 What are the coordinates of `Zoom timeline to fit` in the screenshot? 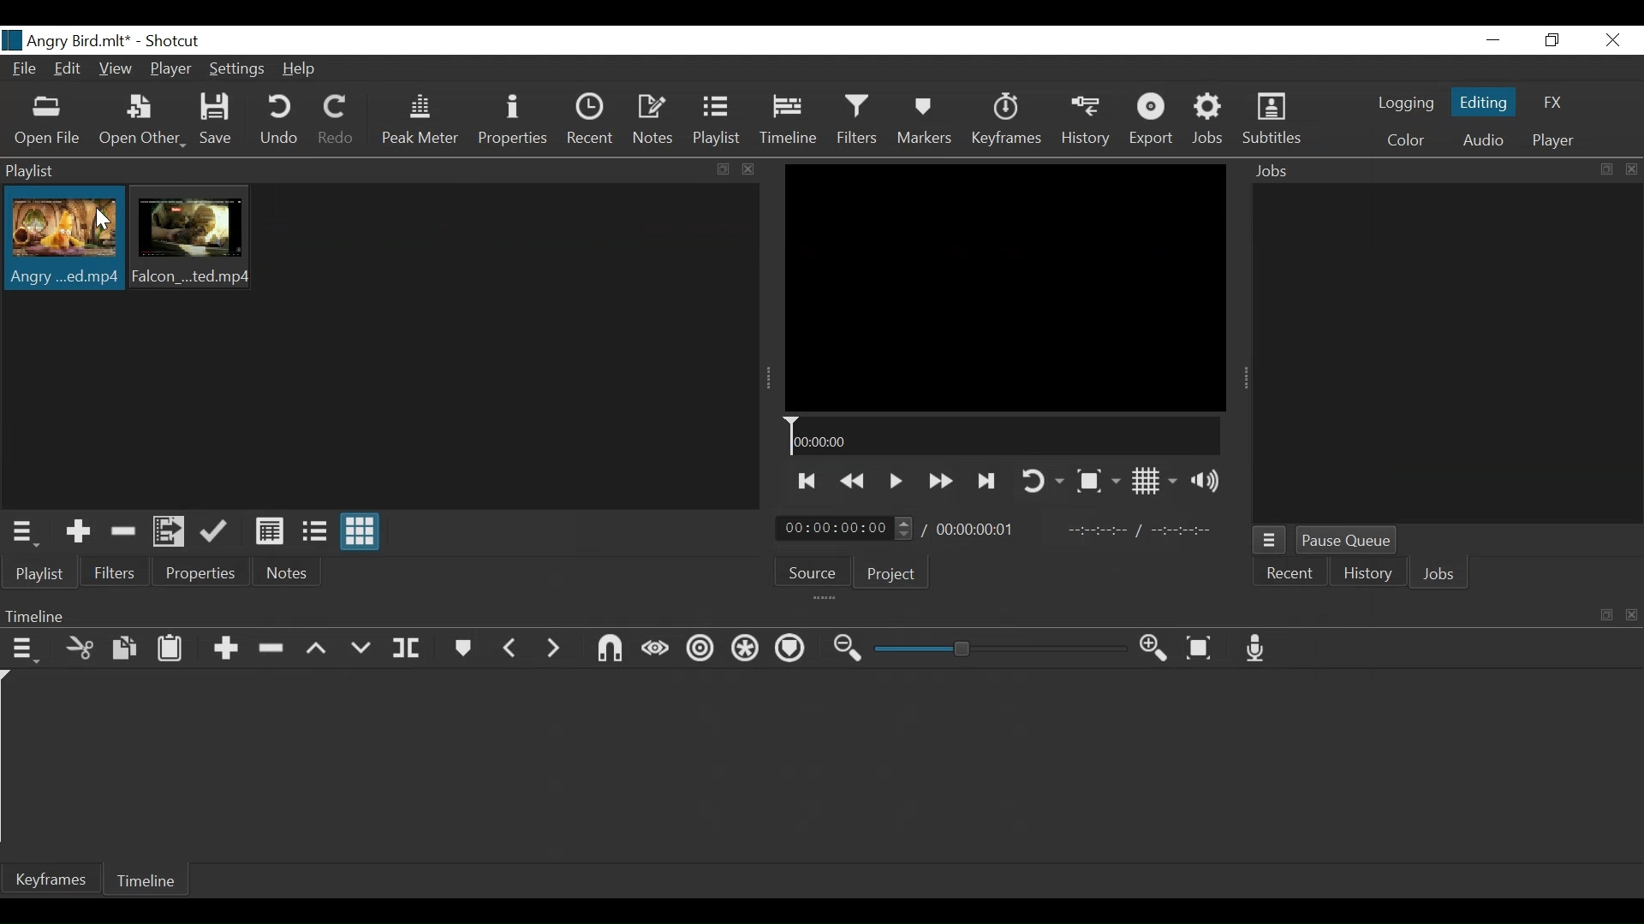 It's located at (1203, 649).